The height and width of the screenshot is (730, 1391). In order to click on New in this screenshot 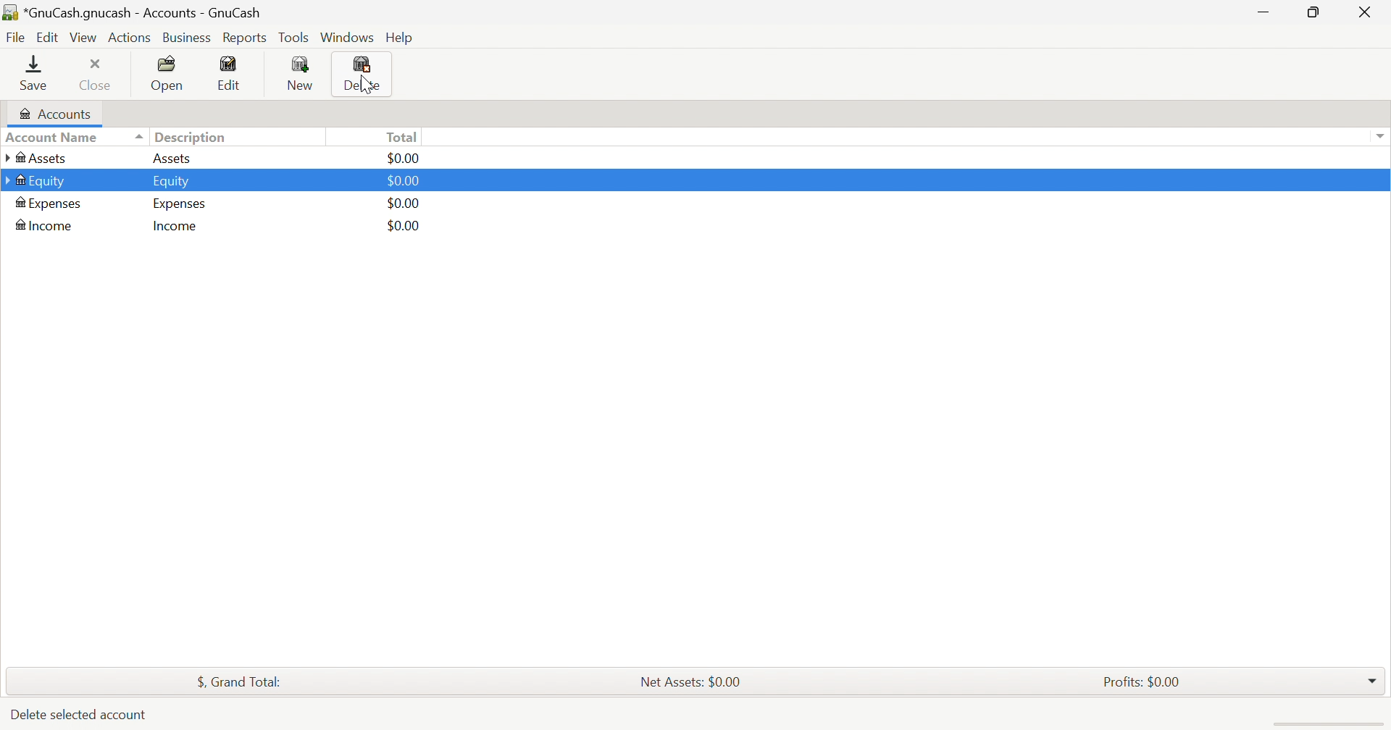, I will do `click(304, 73)`.